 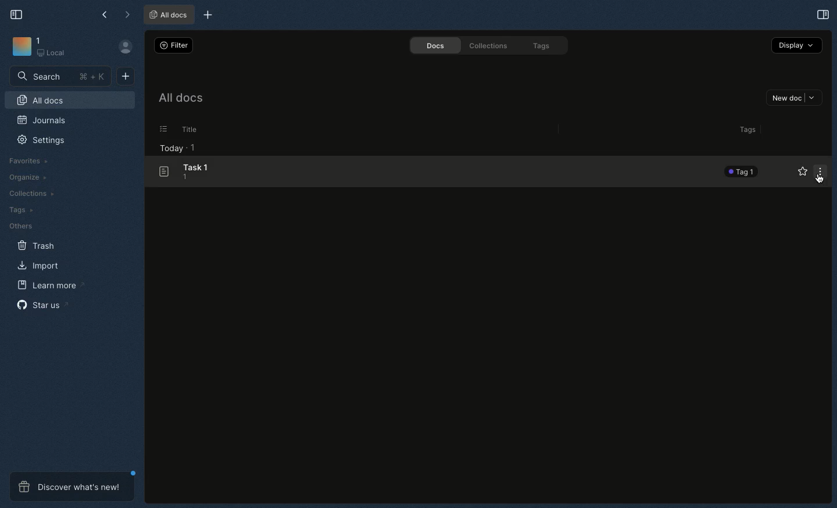 I want to click on Task, so click(x=180, y=172).